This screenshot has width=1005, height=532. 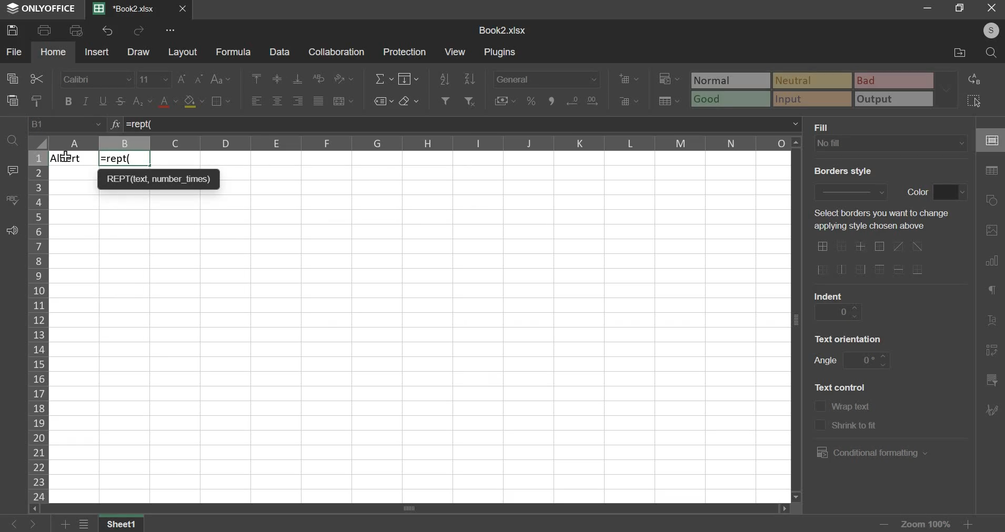 What do you see at coordinates (408, 79) in the screenshot?
I see `fill` at bounding box center [408, 79].